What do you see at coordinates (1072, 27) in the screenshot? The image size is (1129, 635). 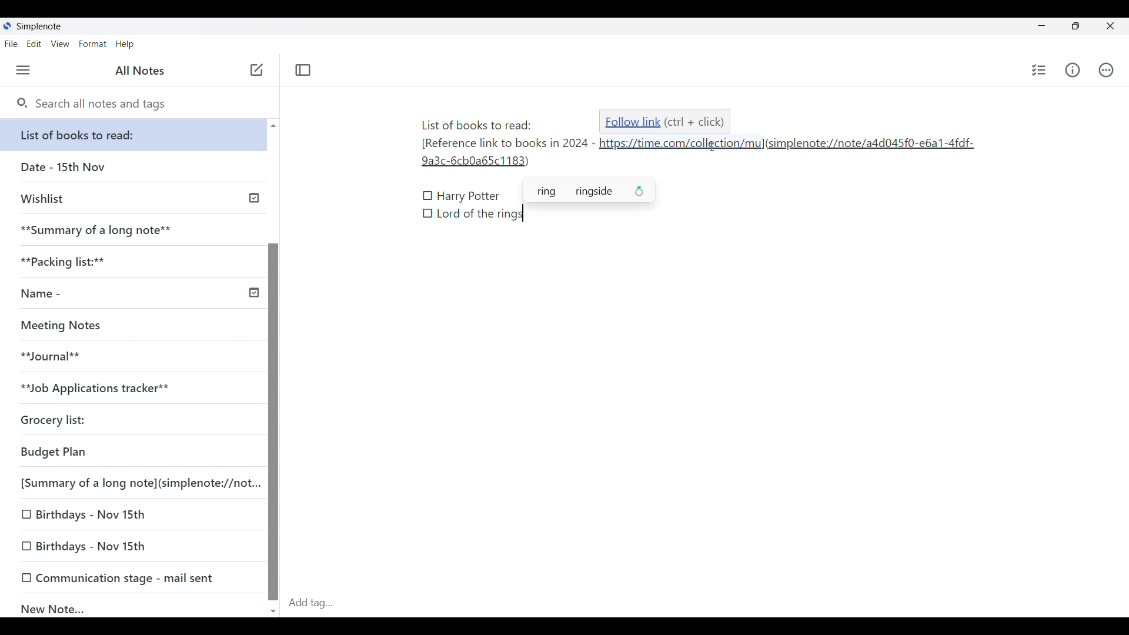 I see `Resize` at bounding box center [1072, 27].